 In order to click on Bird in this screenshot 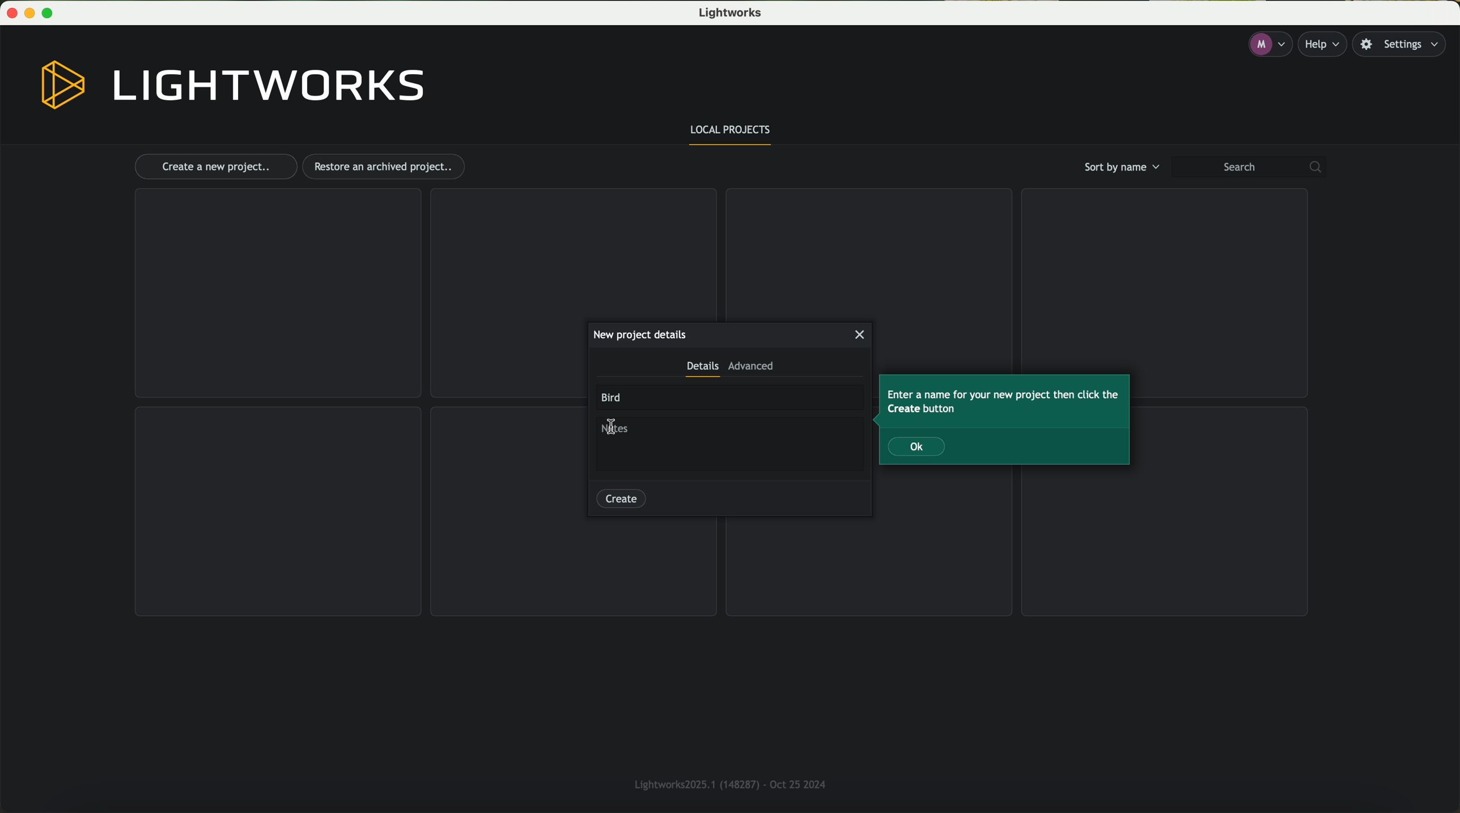, I will do `click(613, 398)`.